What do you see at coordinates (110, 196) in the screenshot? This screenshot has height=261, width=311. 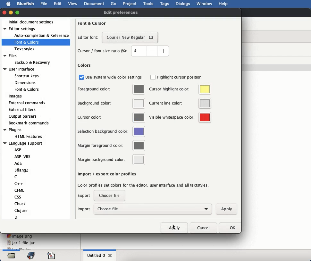 I see `choose file` at bounding box center [110, 196].